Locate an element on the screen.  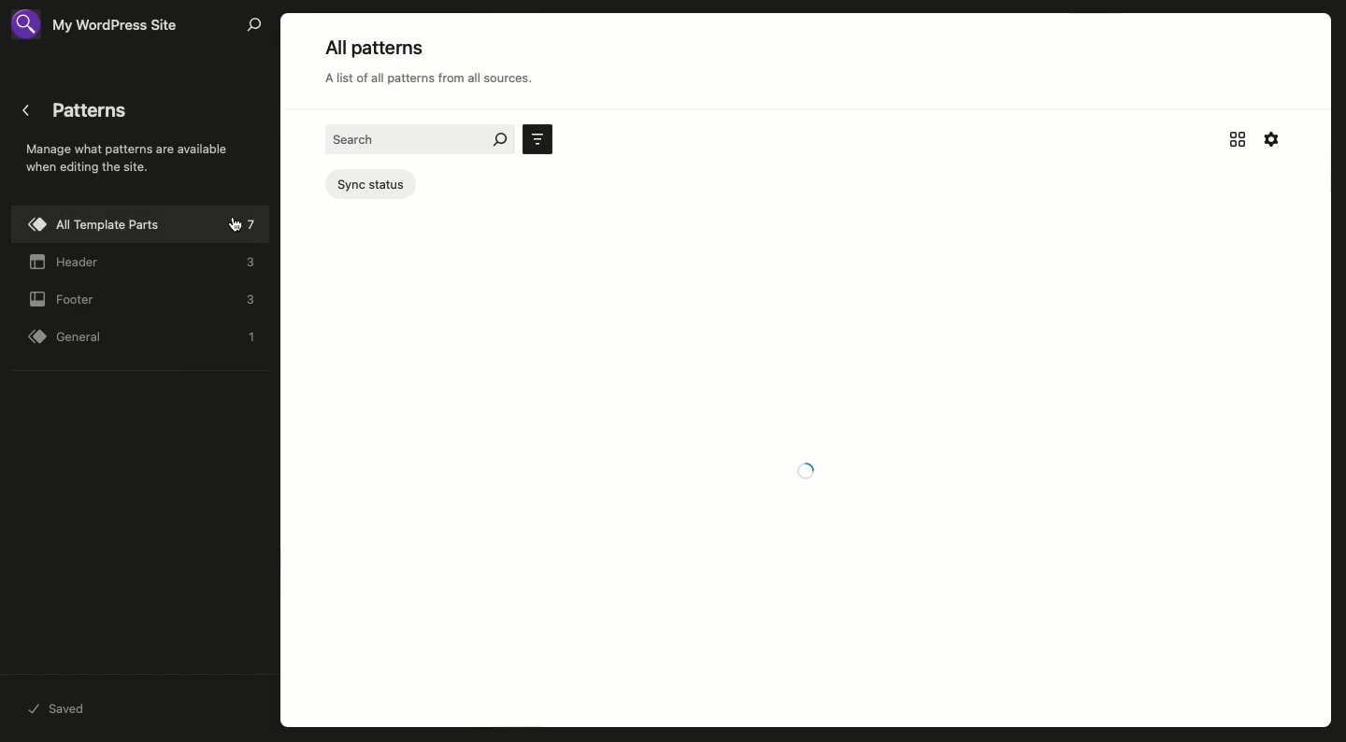
Header is located at coordinates (144, 264).